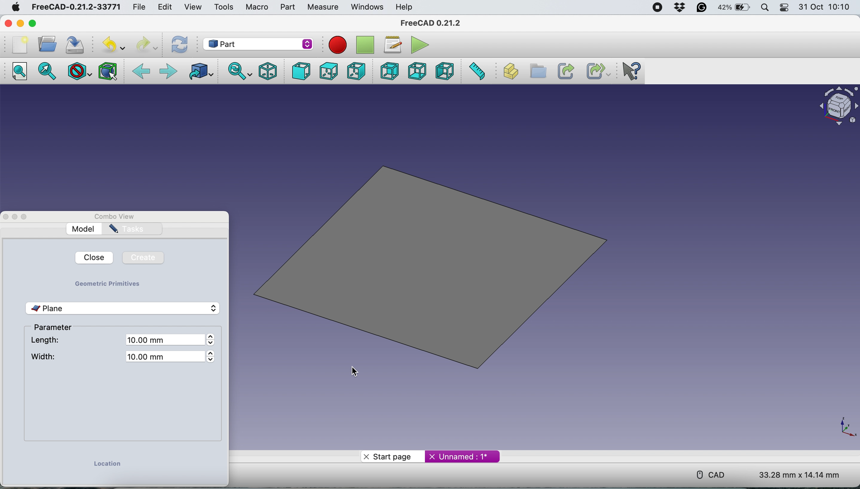  I want to click on parameter, so click(57, 328).